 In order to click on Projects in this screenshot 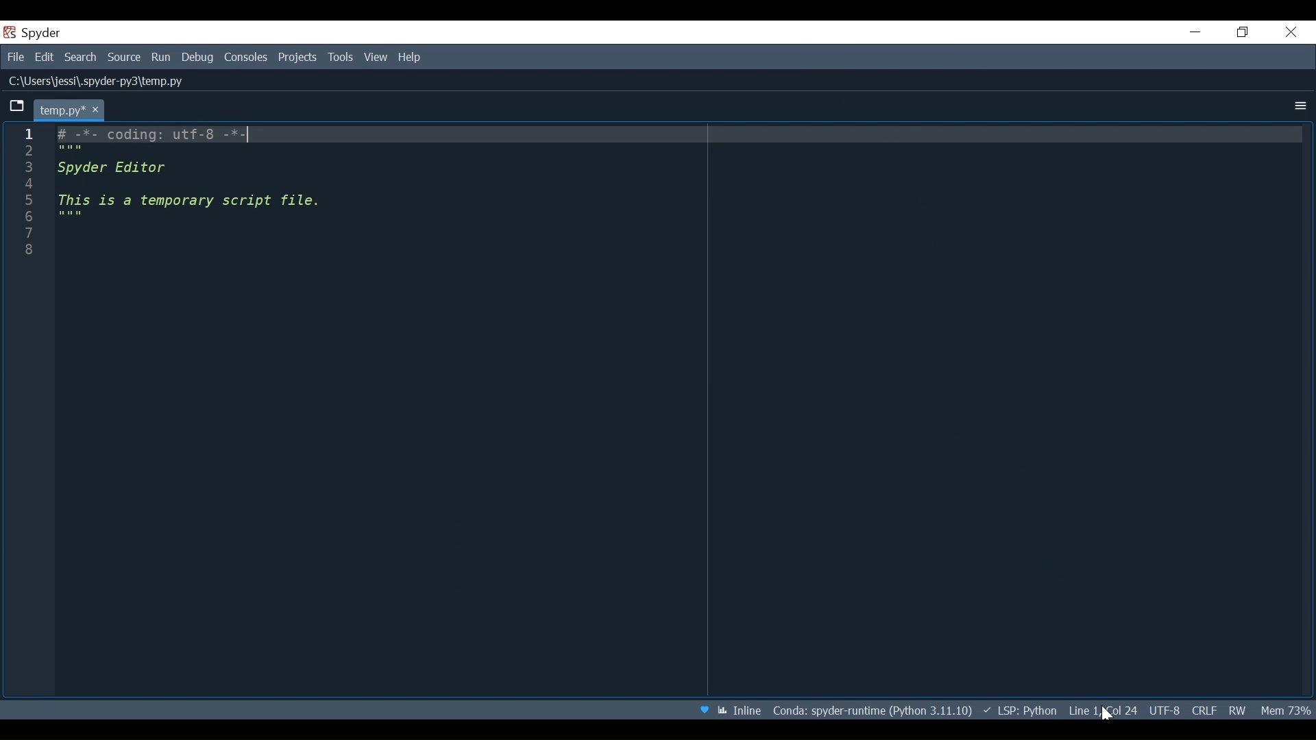, I will do `click(295, 56)`.